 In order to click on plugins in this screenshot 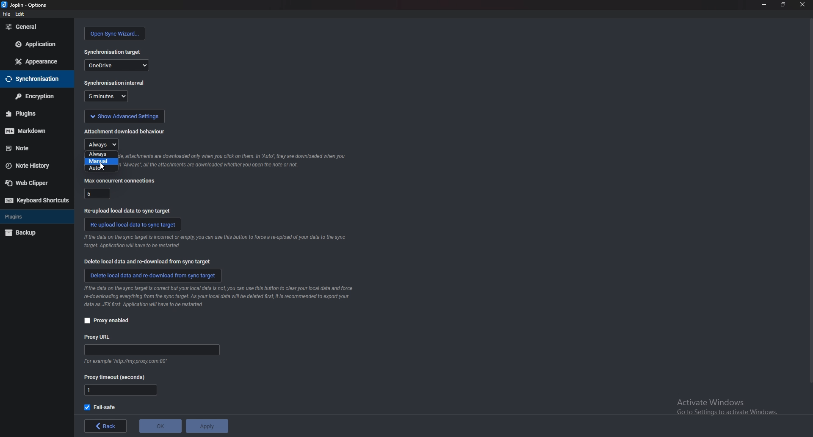, I will do `click(34, 113)`.